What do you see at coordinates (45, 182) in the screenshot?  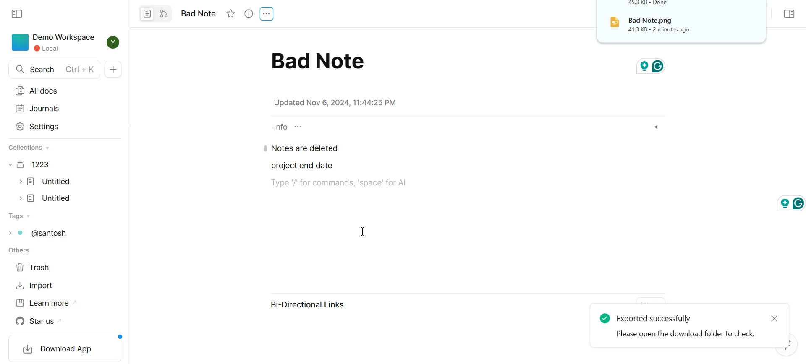 I see `Document file` at bounding box center [45, 182].